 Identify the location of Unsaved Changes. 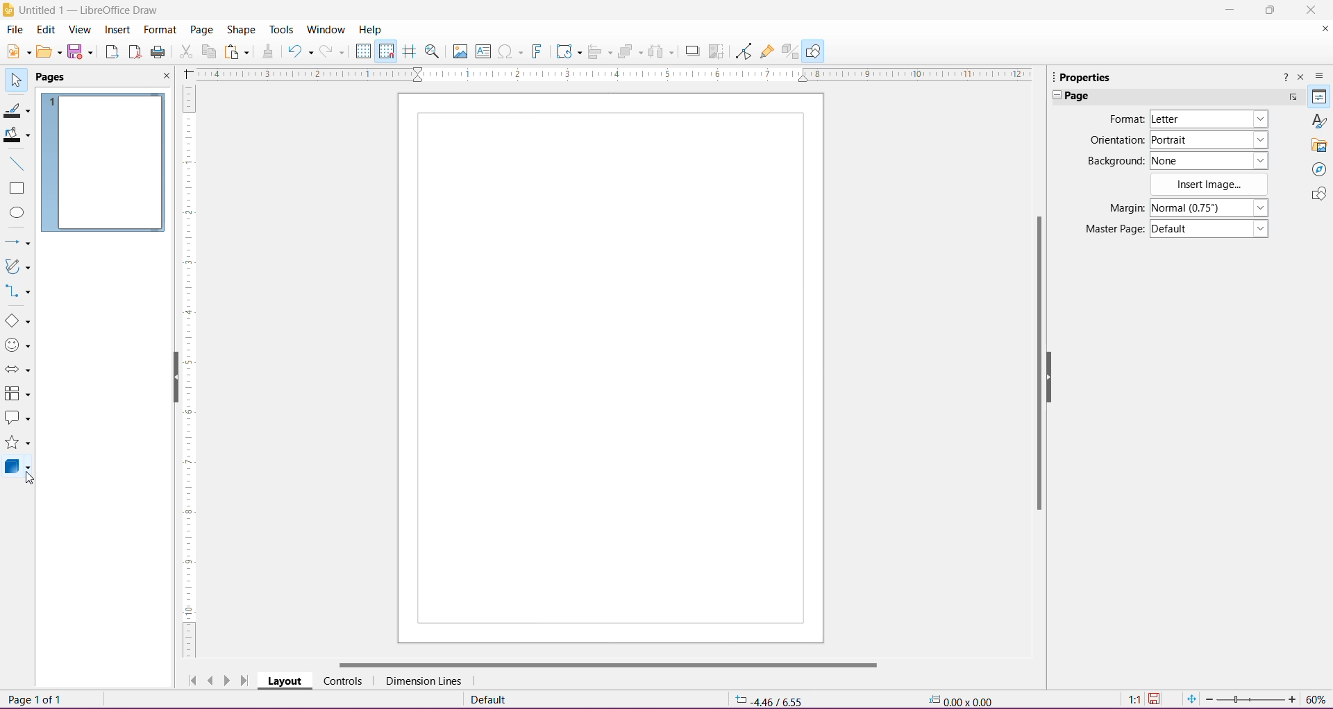
(1156, 700).